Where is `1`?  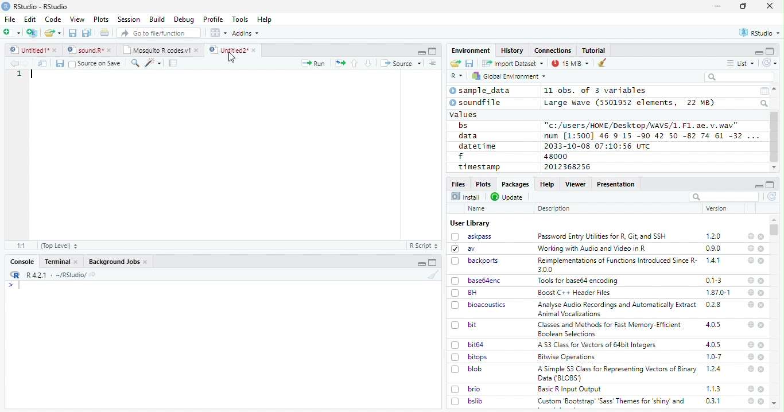 1 is located at coordinates (19, 74).